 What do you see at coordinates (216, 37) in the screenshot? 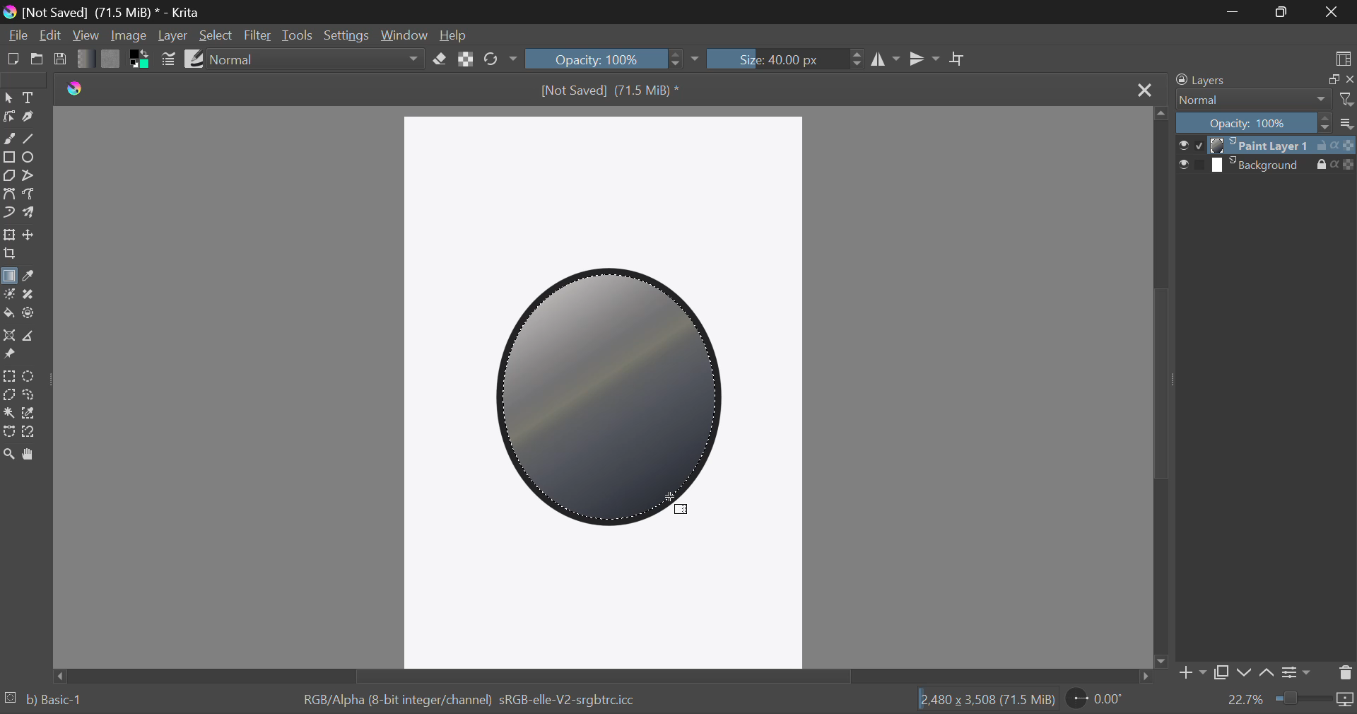
I see `Select` at bounding box center [216, 37].